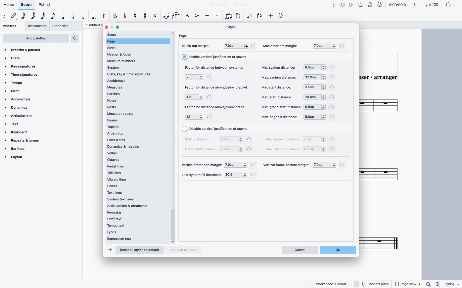 This screenshot has height=288, width=462. Describe the element at coordinates (218, 87) in the screenshot. I see `factor for distance` at that location.